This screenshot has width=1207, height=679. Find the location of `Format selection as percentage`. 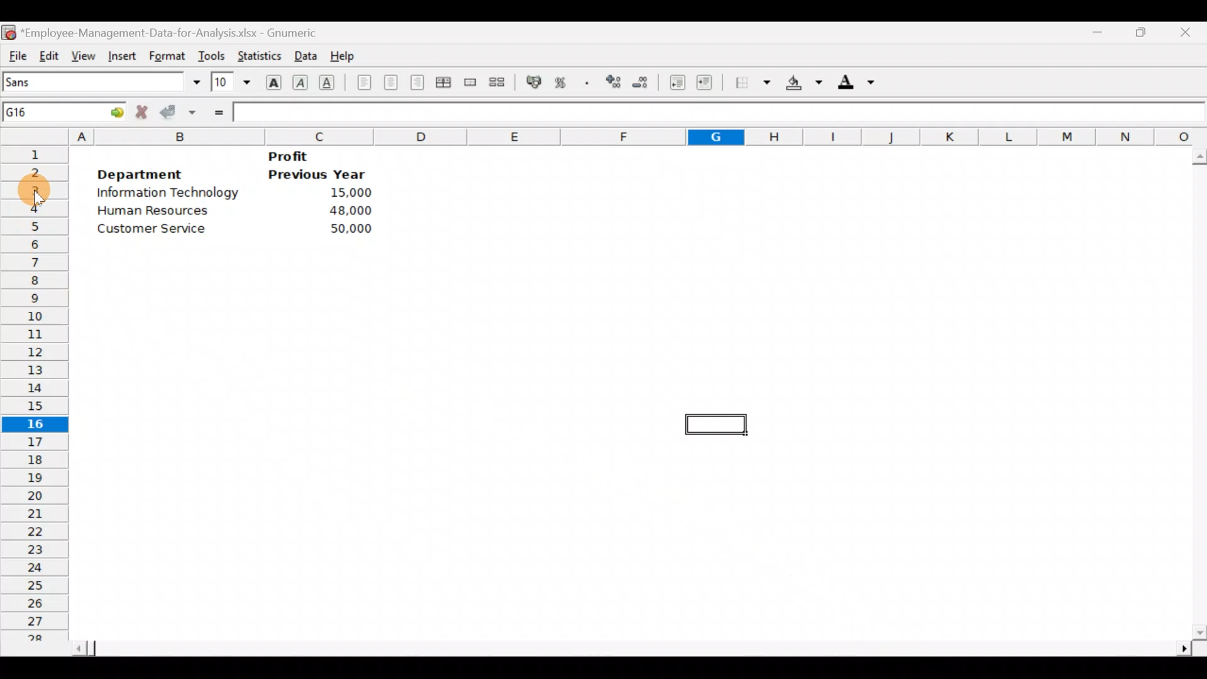

Format selection as percentage is located at coordinates (565, 82).